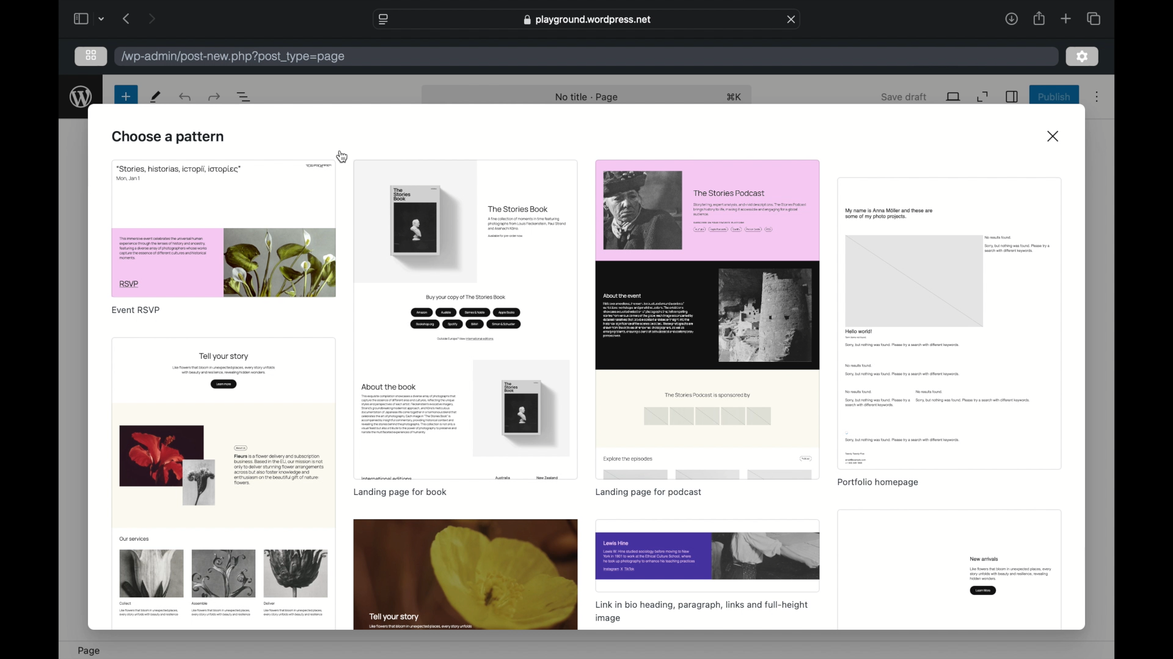 Image resolution: width=1173 pixels, height=659 pixels. What do you see at coordinates (234, 56) in the screenshot?
I see `wordpress address` at bounding box center [234, 56].